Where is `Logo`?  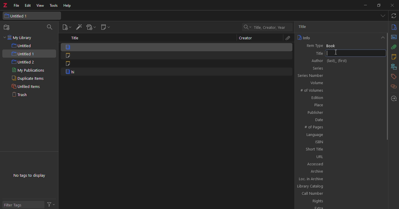 Logo is located at coordinates (5, 4).